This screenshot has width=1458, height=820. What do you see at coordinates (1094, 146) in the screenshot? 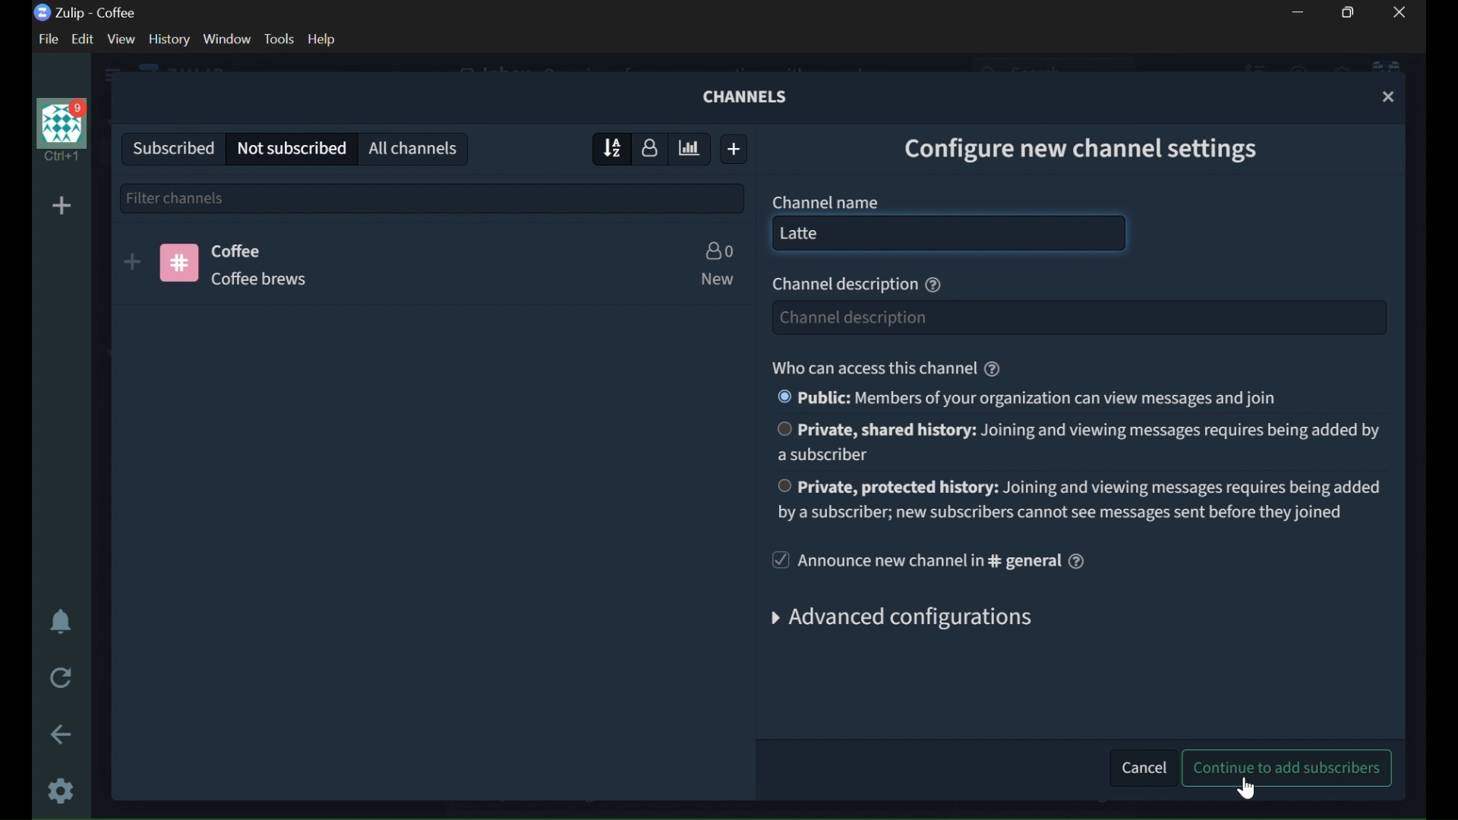
I see `CONFIGURE NEW CHANNEL SETTINGS` at bounding box center [1094, 146].